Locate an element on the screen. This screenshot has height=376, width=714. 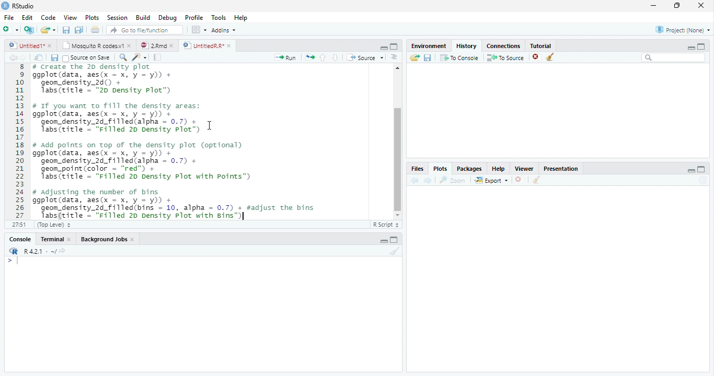
Scrollbar up is located at coordinates (396, 68).